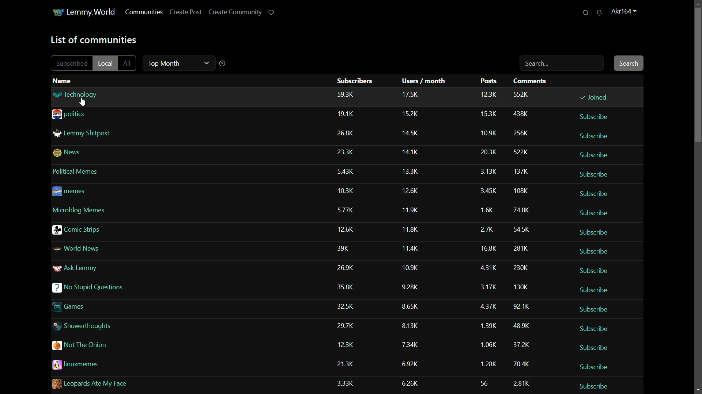  What do you see at coordinates (57, 13) in the screenshot?
I see `app icon` at bounding box center [57, 13].